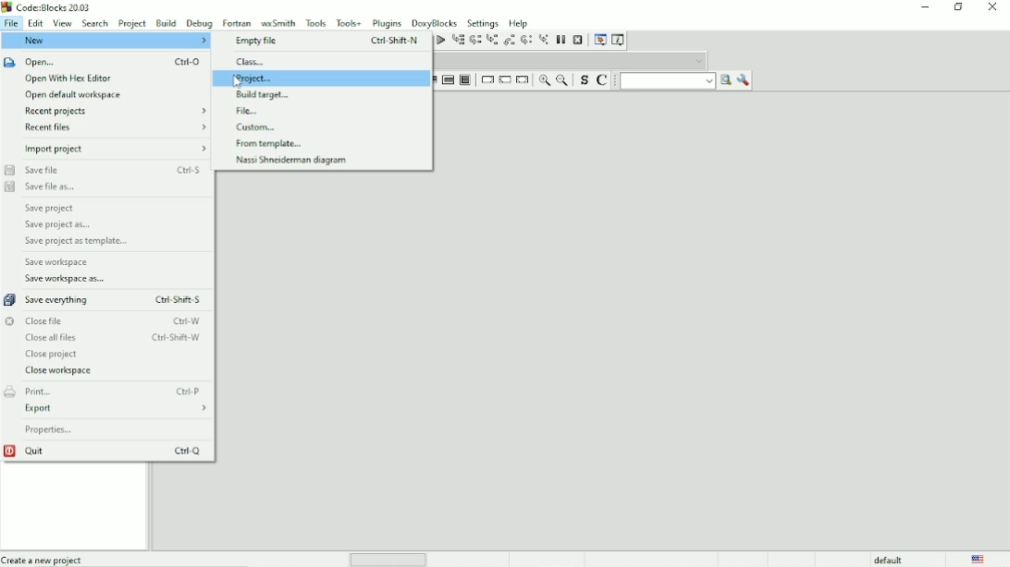 The width and height of the screenshot is (1010, 567). Describe the element at coordinates (75, 242) in the screenshot. I see `Save project as template` at that location.